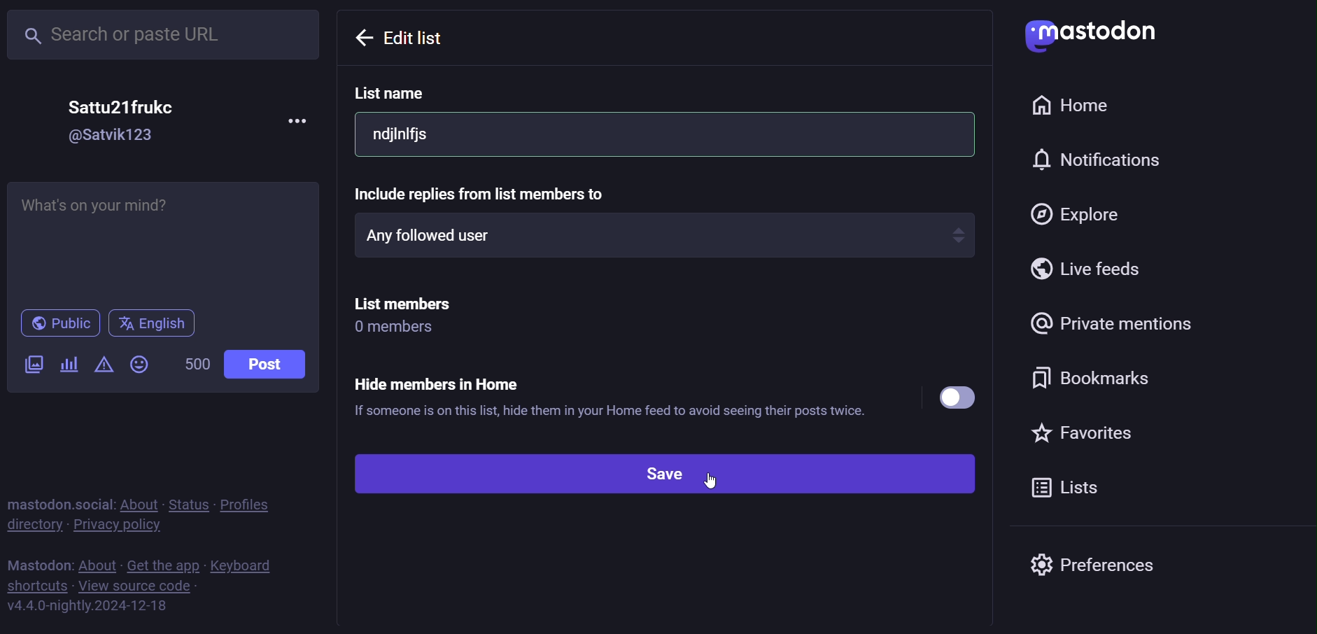 The width and height of the screenshot is (1317, 634). Describe the element at coordinates (1098, 381) in the screenshot. I see `bookmark` at that location.